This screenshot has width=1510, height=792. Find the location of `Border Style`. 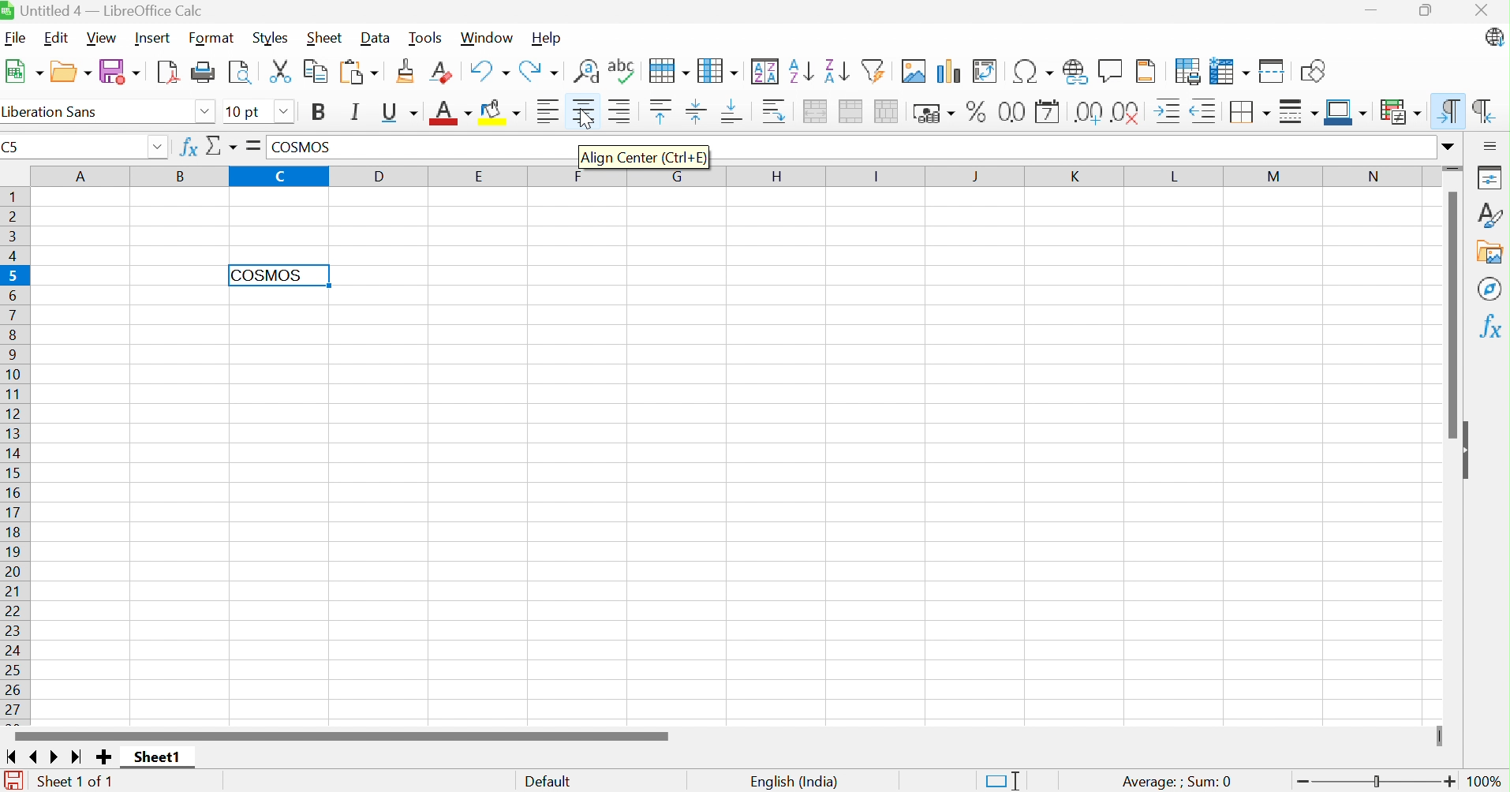

Border Style is located at coordinates (1299, 114).